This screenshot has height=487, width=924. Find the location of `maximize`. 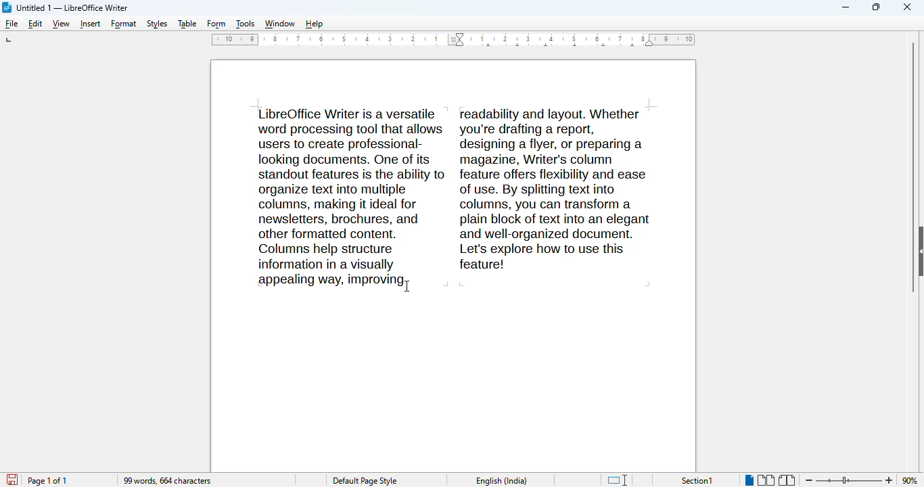

maximize is located at coordinates (876, 7).